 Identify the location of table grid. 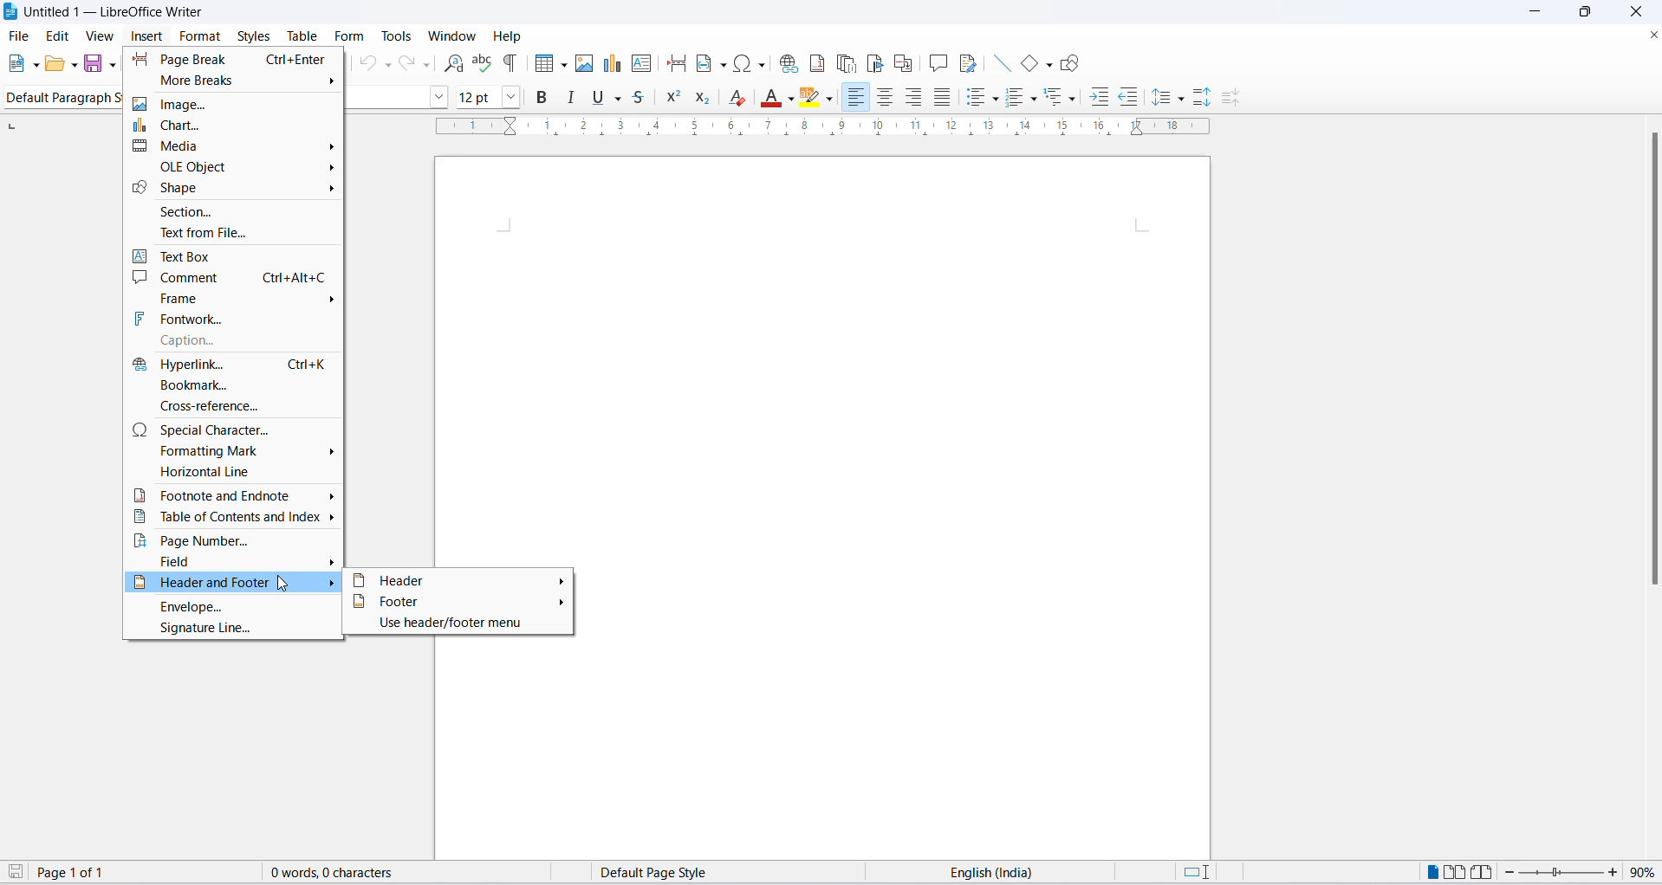
(563, 65).